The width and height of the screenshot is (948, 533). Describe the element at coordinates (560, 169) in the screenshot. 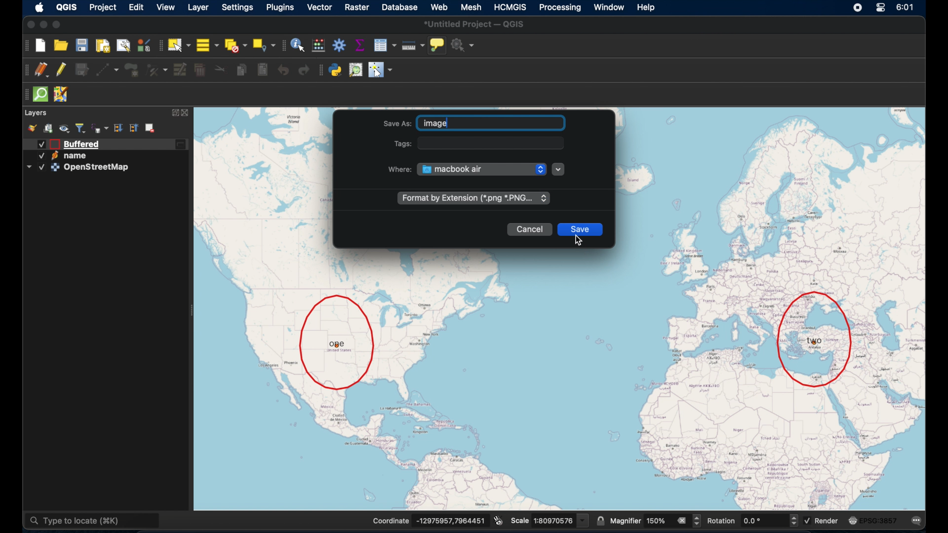

I see `dropdown` at that location.